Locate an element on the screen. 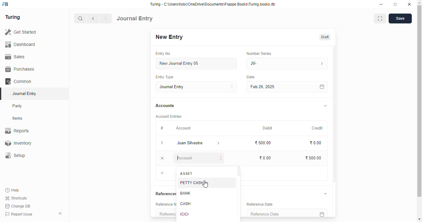 This screenshot has width=422, height=222. items is located at coordinates (18, 118).